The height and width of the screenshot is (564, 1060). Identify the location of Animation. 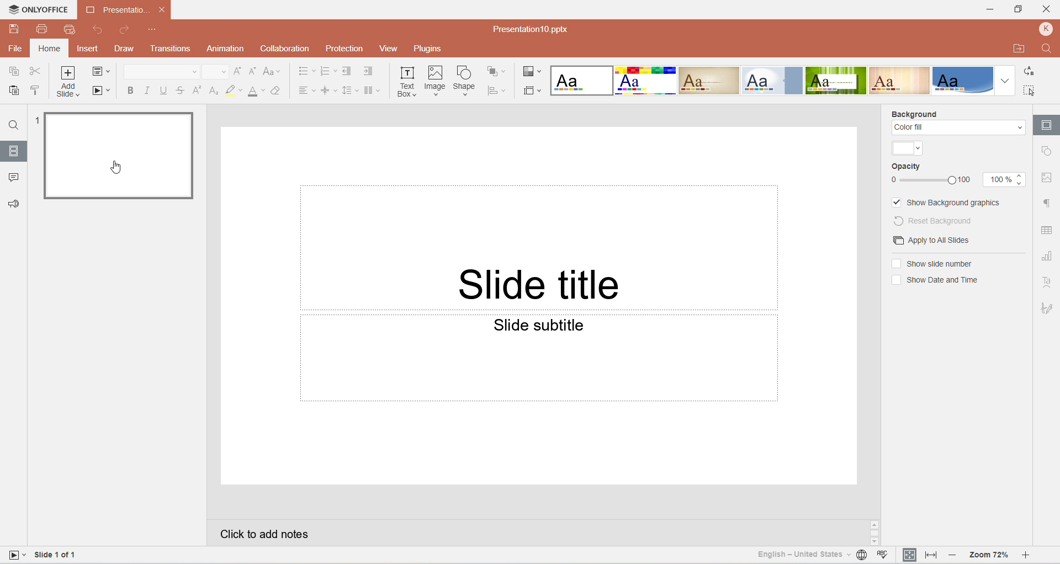
(225, 48).